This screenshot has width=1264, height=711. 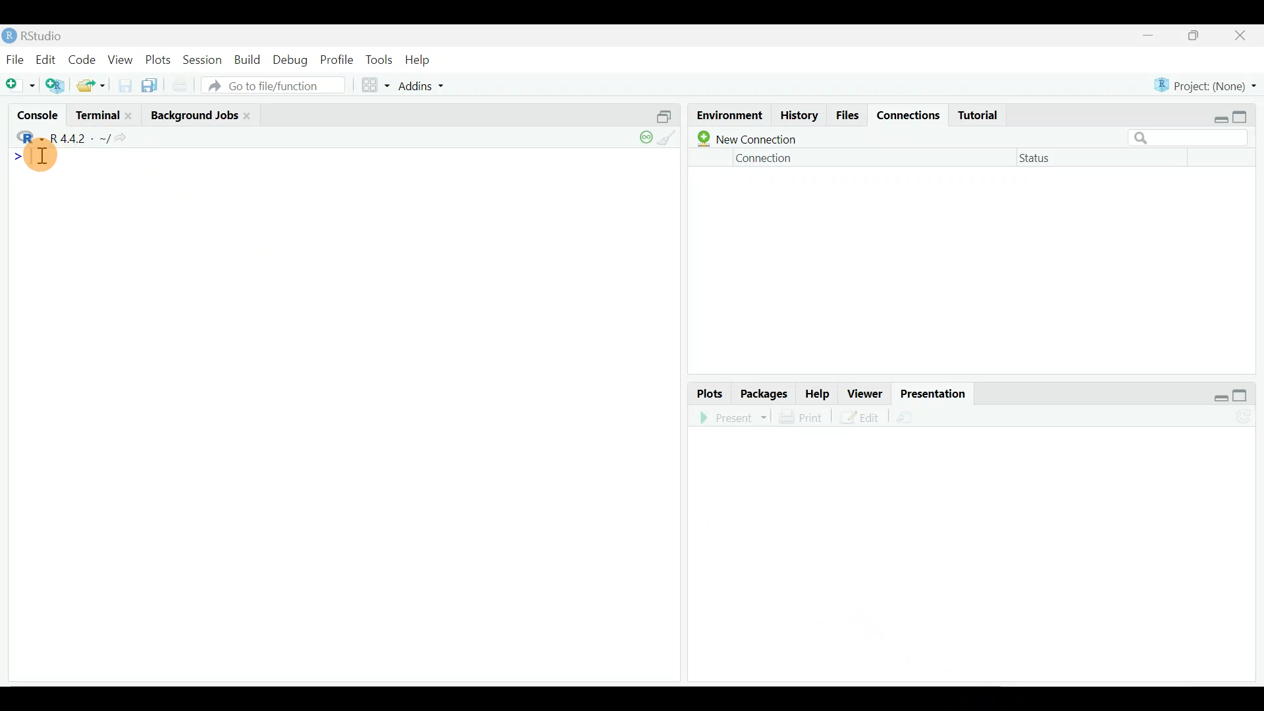 What do you see at coordinates (748, 138) in the screenshot?
I see `New connection` at bounding box center [748, 138].